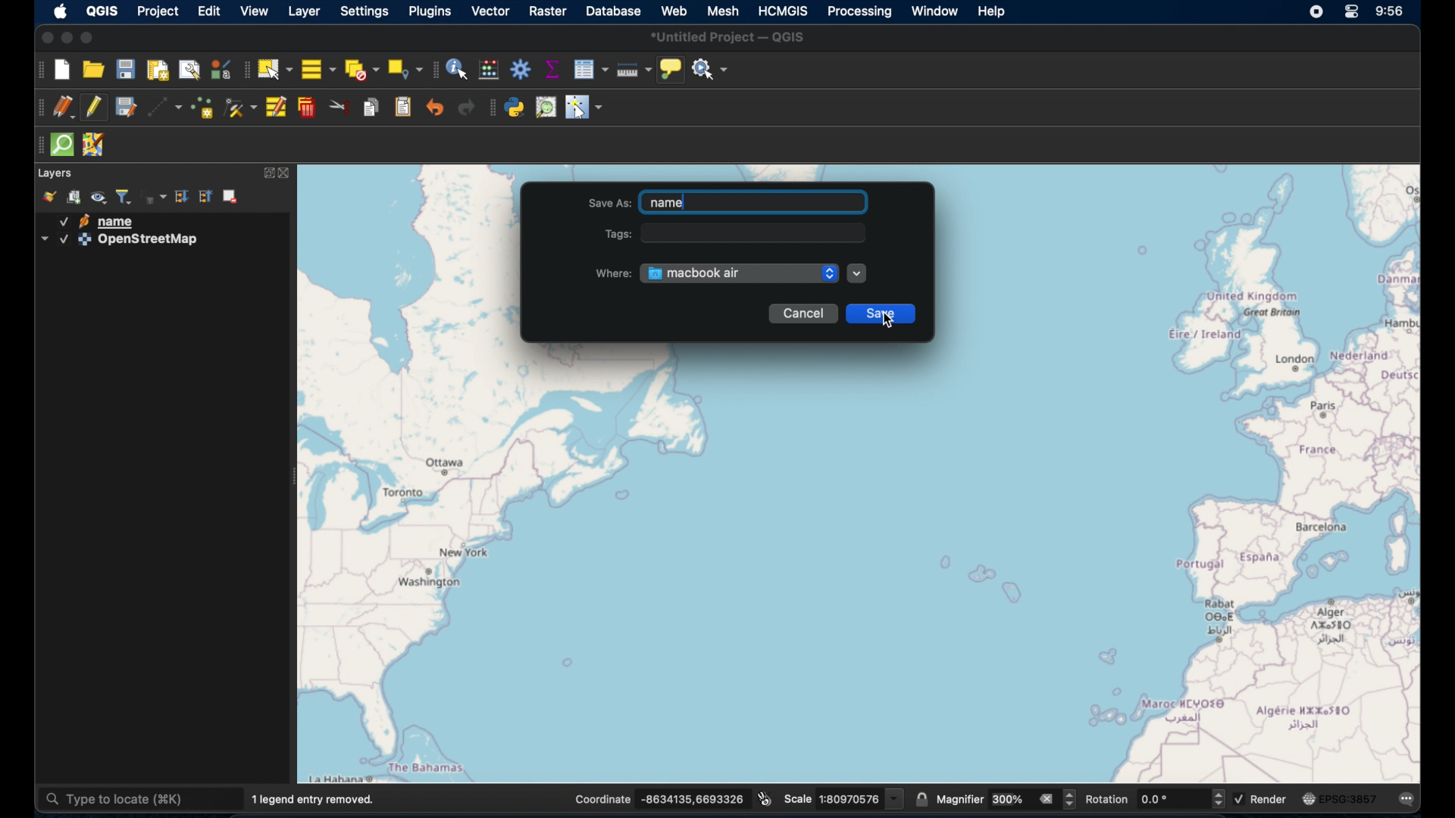  What do you see at coordinates (405, 70) in the screenshot?
I see `select by location` at bounding box center [405, 70].